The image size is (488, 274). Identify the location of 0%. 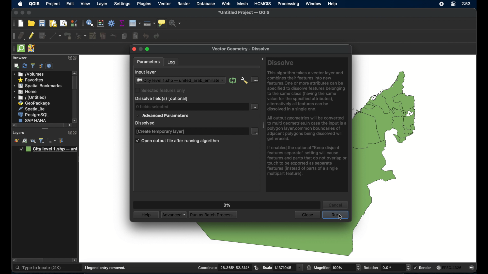
(227, 205).